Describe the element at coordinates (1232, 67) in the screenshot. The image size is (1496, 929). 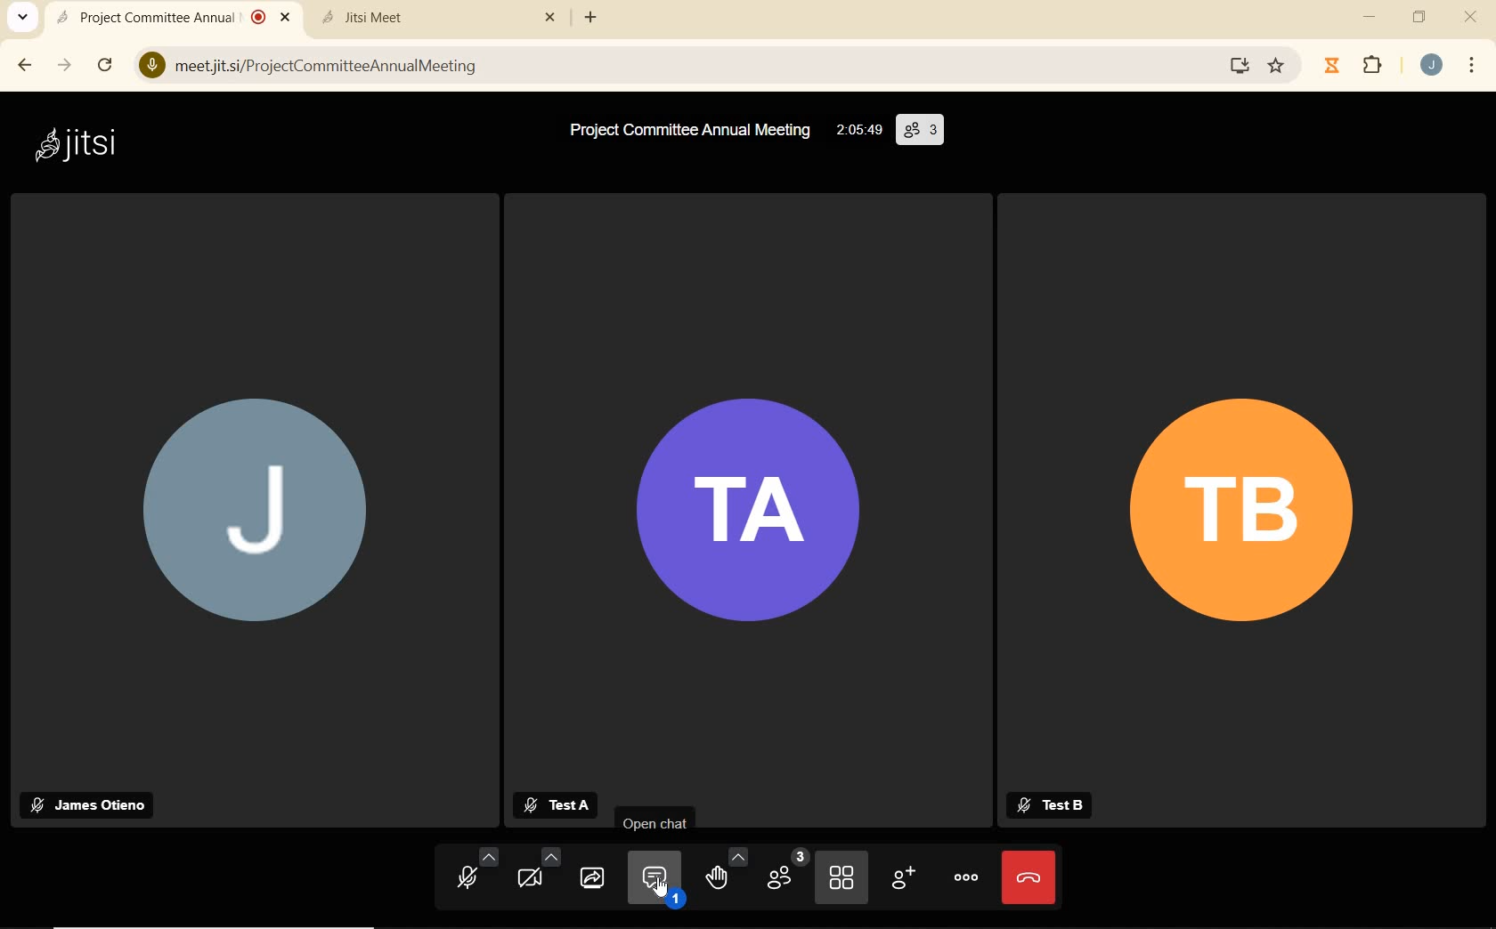
I see `Google Meet install` at that location.